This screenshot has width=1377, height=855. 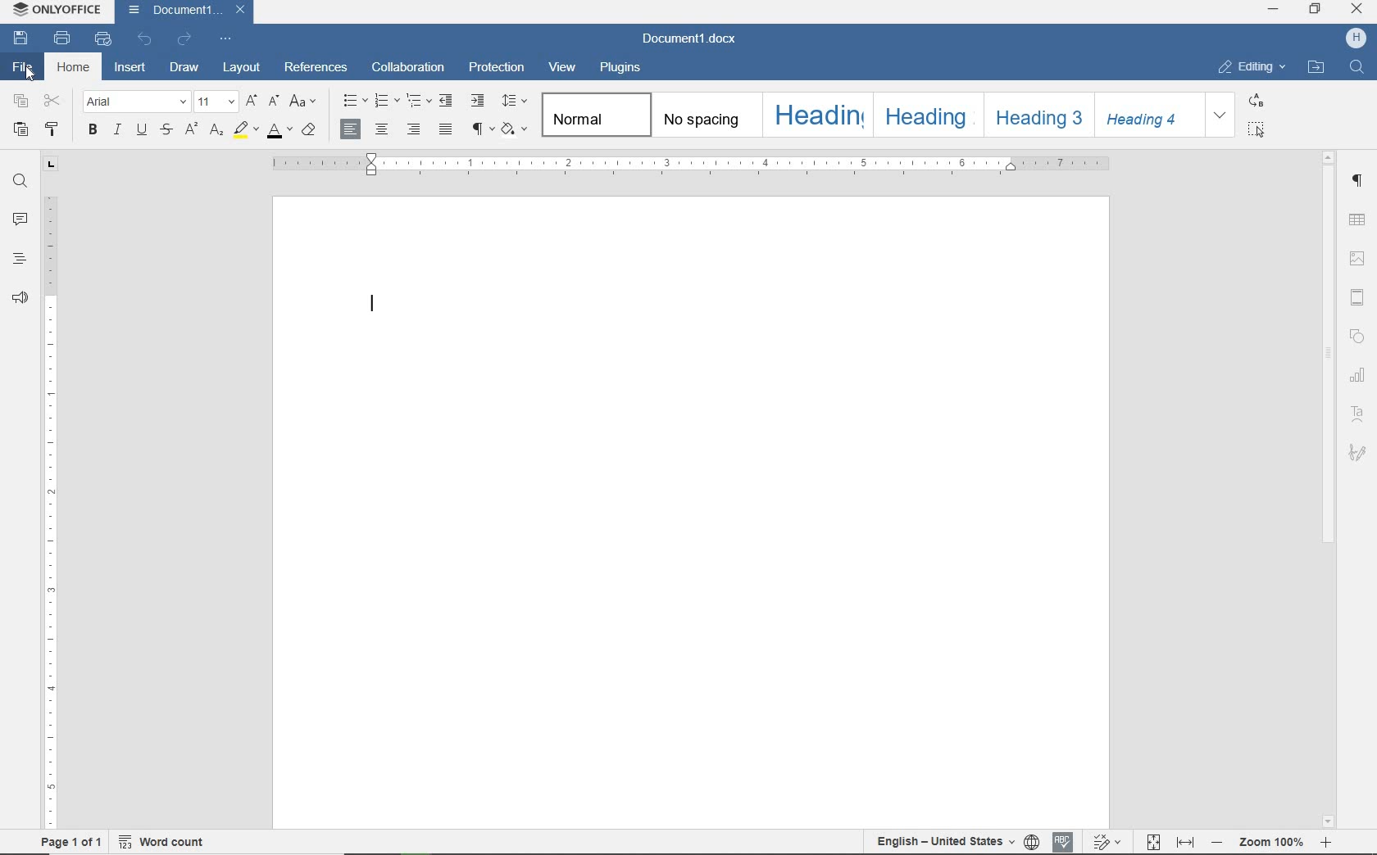 What do you see at coordinates (1274, 844) in the screenshot?
I see `zoom out or zoom in` at bounding box center [1274, 844].